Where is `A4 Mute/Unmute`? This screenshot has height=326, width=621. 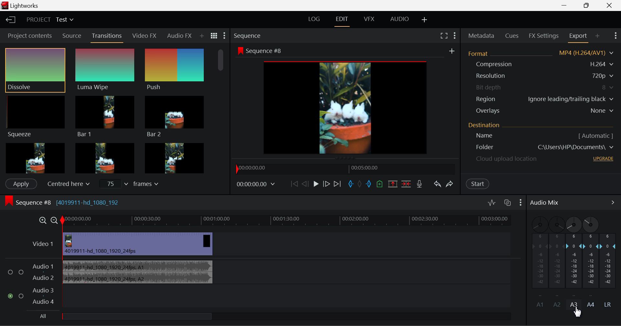
A4 Mute/Unmute is located at coordinates (592, 305).